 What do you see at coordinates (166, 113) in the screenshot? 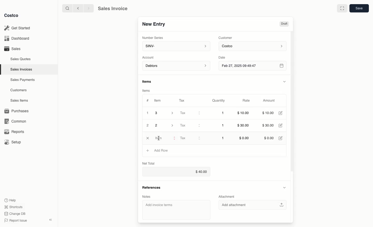
I see `3` at bounding box center [166, 113].